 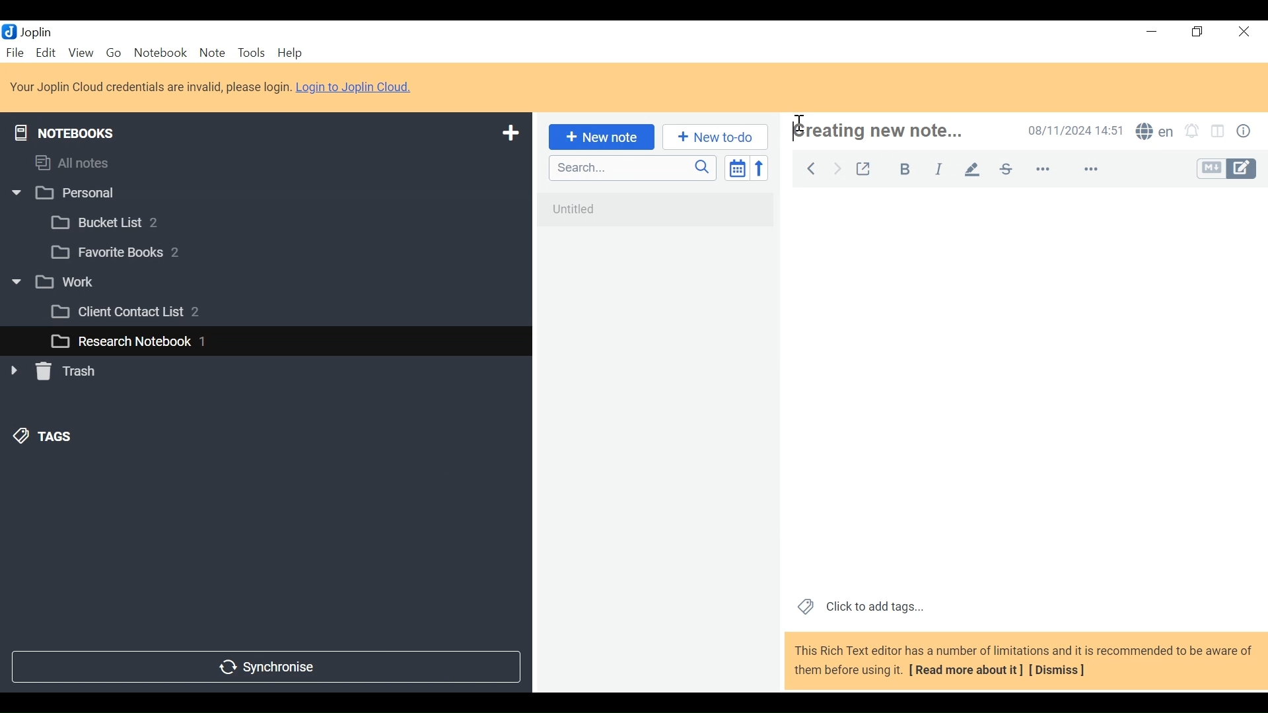 I want to click on Toggle sort order field, so click(x=736, y=167).